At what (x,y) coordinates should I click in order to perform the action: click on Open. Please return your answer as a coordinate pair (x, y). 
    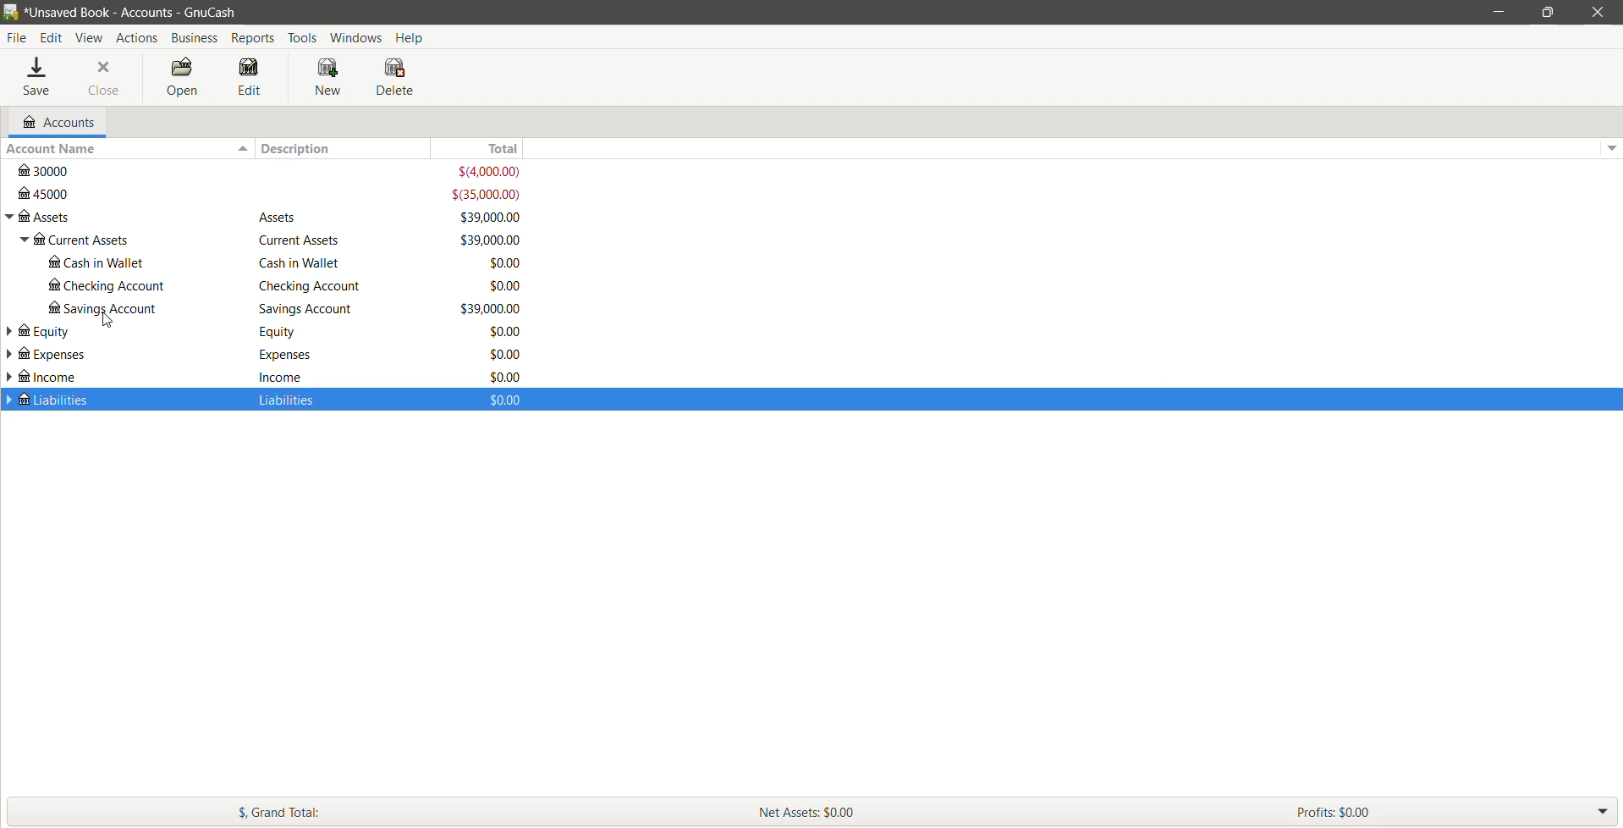
    Looking at the image, I should click on (184, 77).